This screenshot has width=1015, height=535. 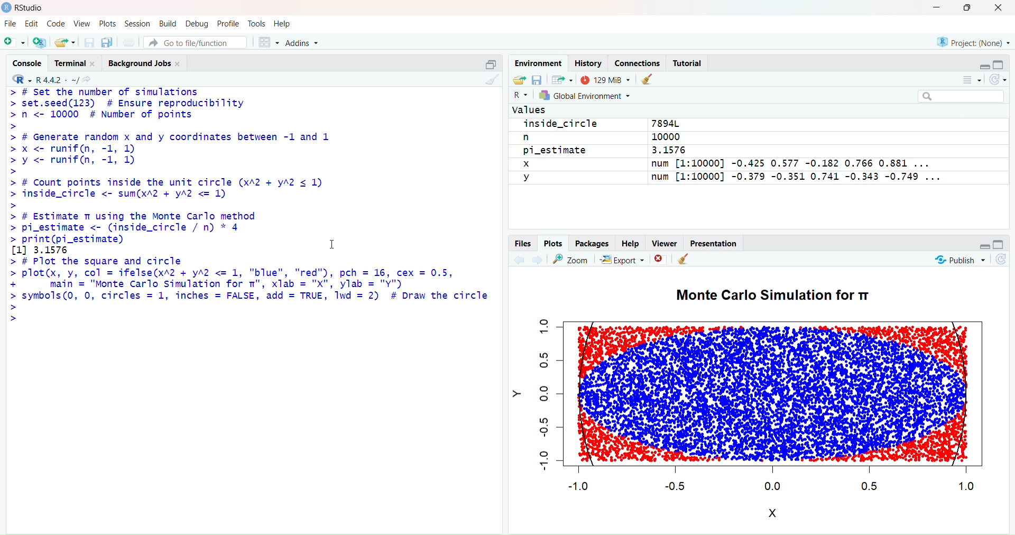 I want to click on View, so click(x=81, y=22).